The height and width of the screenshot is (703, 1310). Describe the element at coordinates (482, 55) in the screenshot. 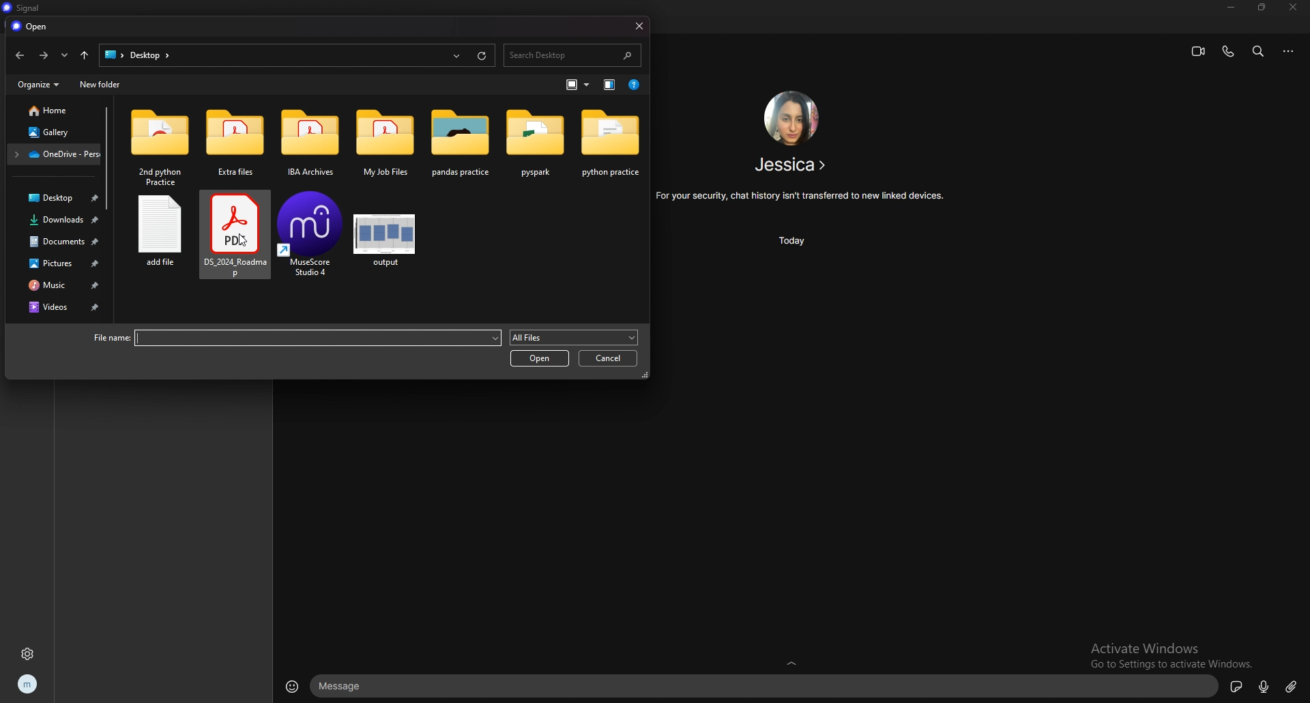

I see `refresh` at that location.